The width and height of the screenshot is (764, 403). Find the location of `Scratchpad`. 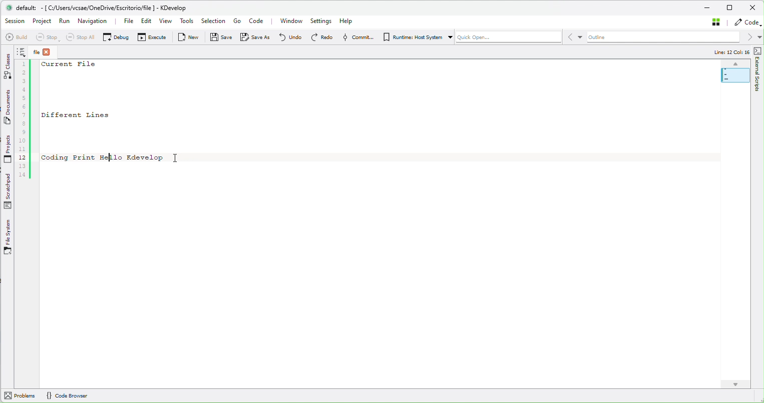

Scratchpad is located at coordinates (8, 191).